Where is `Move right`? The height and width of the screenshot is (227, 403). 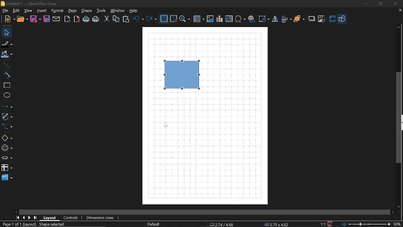
Move right is located at coordinates (394, 212).